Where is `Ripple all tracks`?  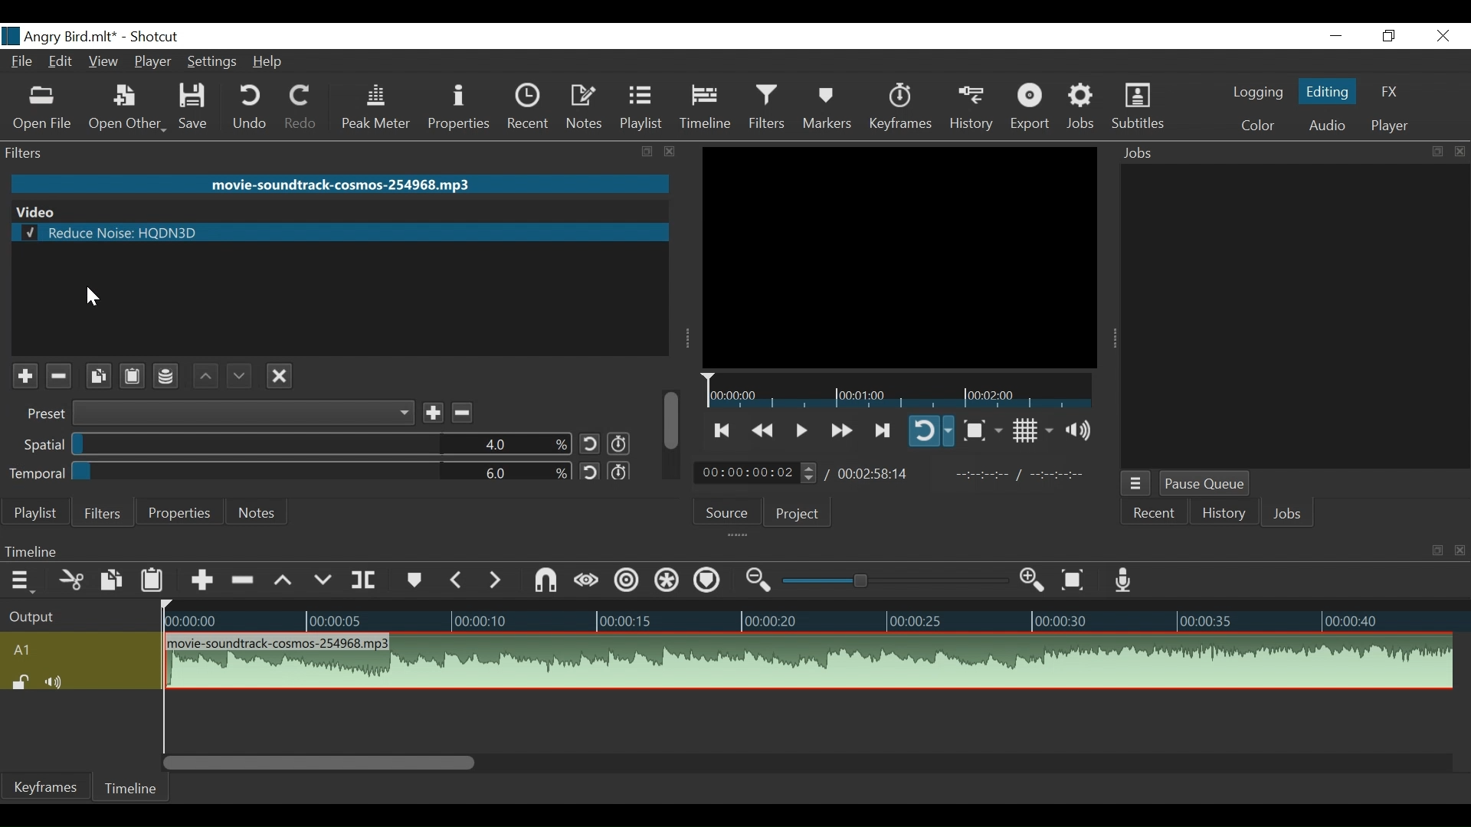 Ripple all tracks is located at coordinates (667, 581).